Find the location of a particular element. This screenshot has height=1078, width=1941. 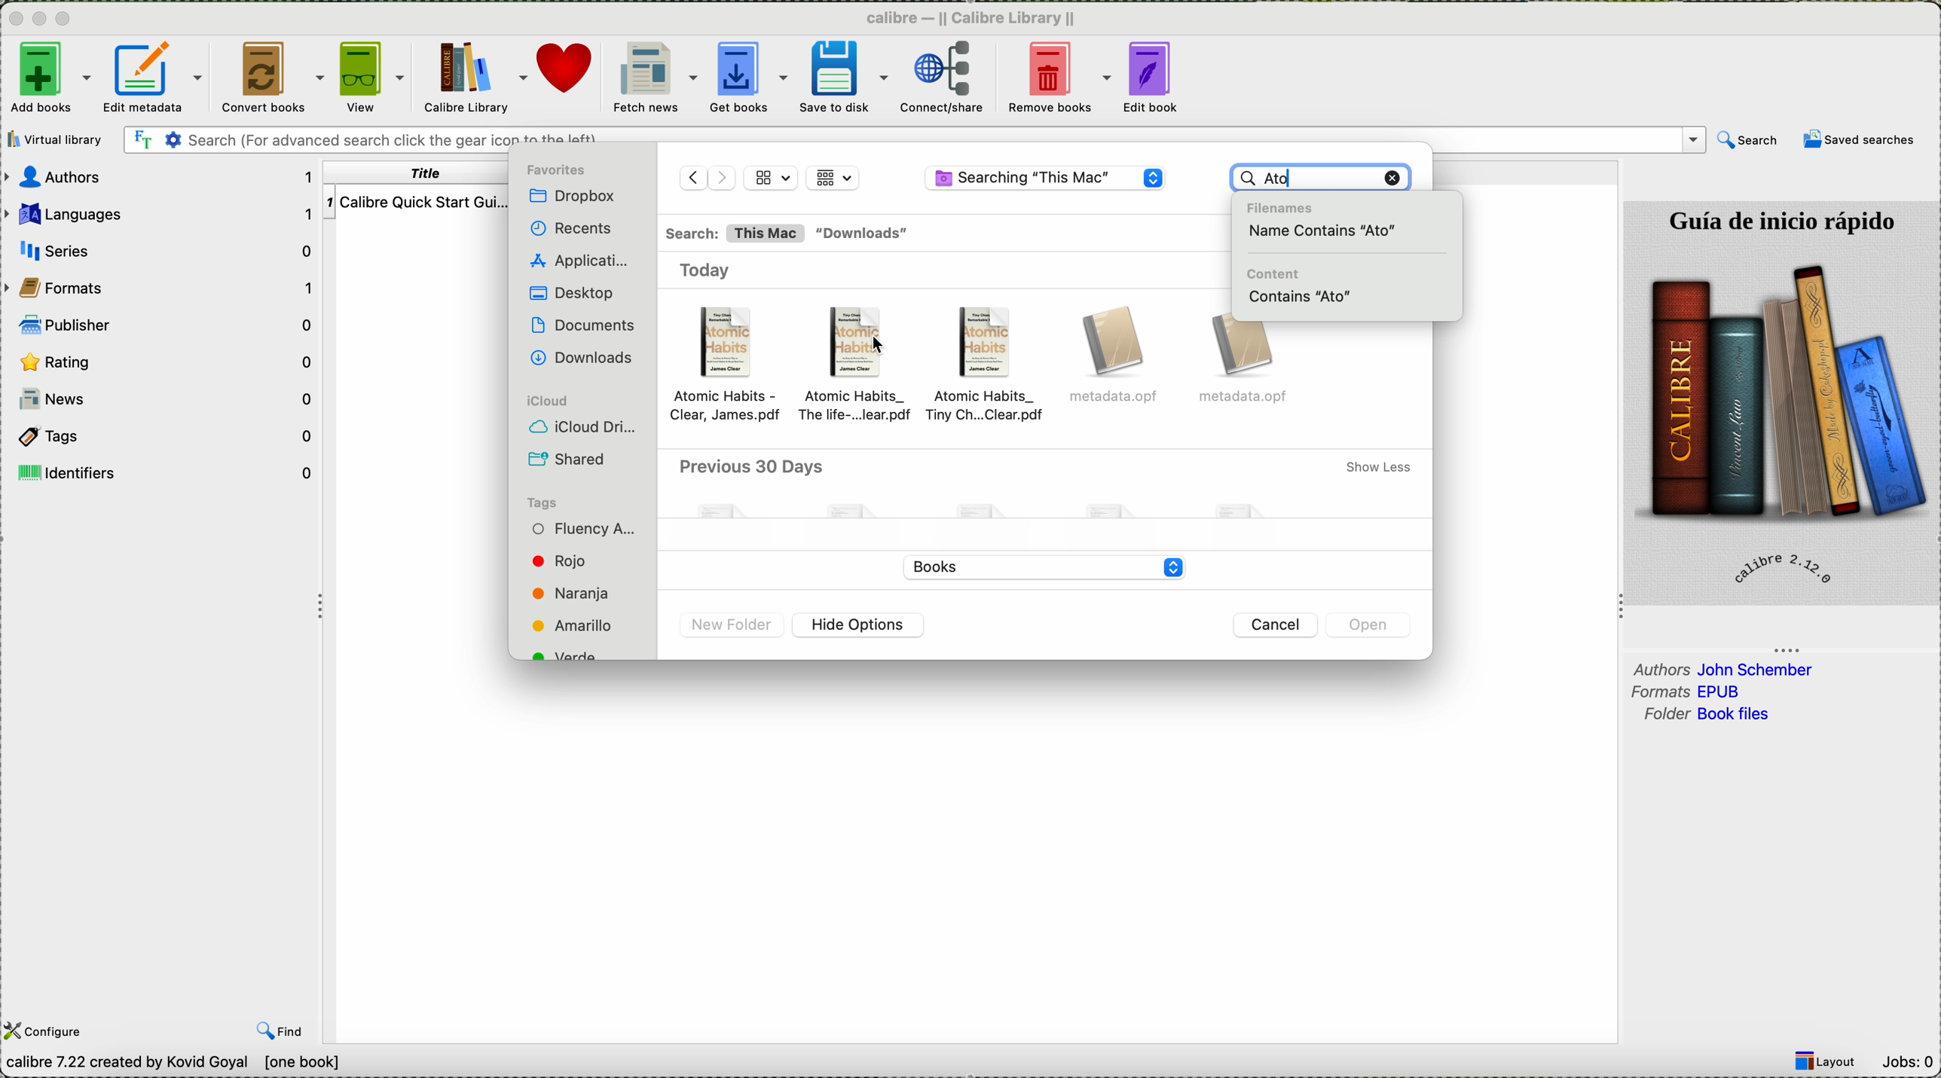

remove is located at coordinates (1394, 177).